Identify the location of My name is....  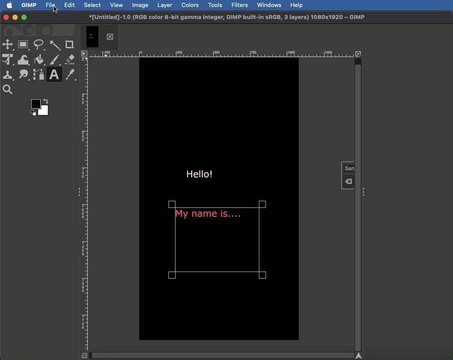
(209, 217).